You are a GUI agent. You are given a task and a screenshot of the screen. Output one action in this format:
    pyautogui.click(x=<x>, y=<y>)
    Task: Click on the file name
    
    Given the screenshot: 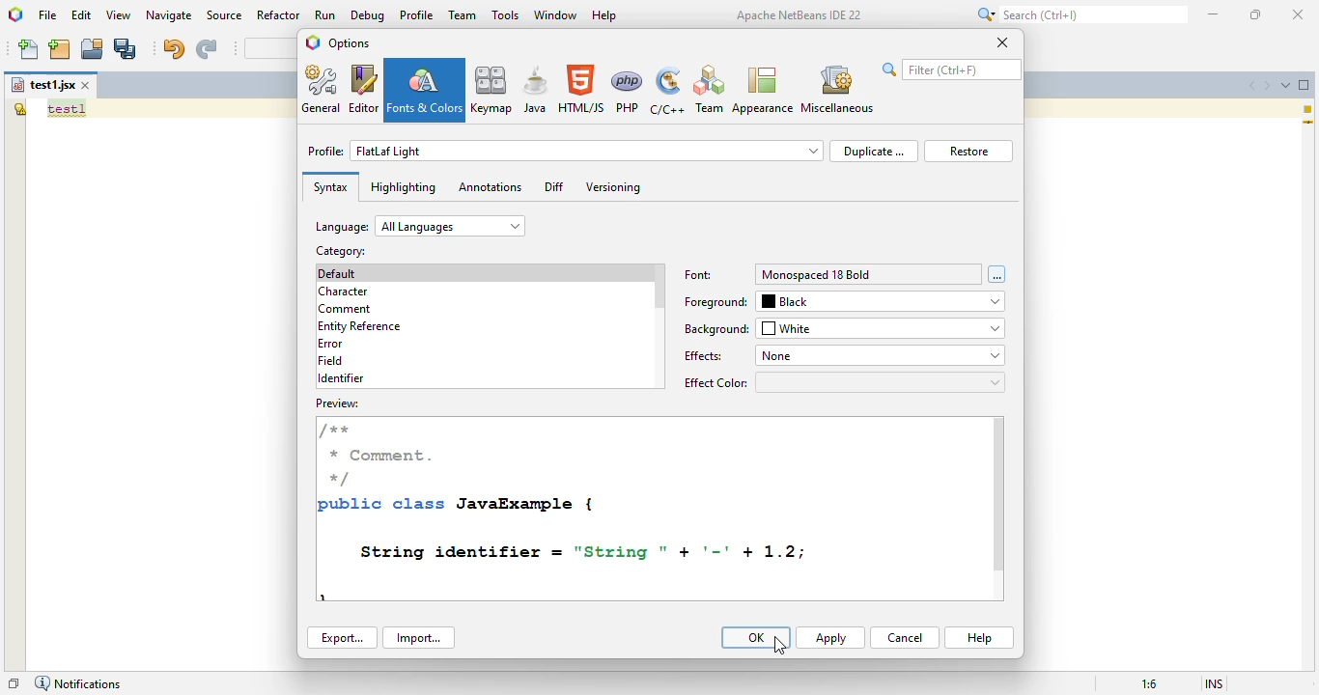 What is the action you would take?
    pyautogui.click(x=42, y=85)
    